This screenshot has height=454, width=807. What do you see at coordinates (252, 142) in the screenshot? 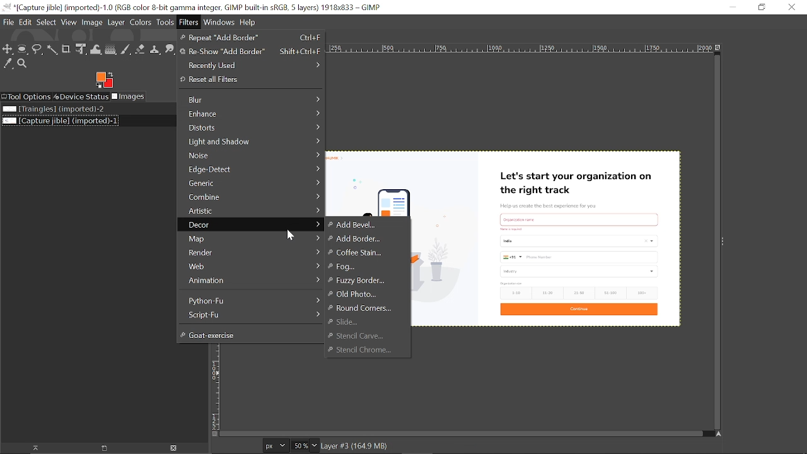
I see `Light and shadow` at bounding box center [252, 142].